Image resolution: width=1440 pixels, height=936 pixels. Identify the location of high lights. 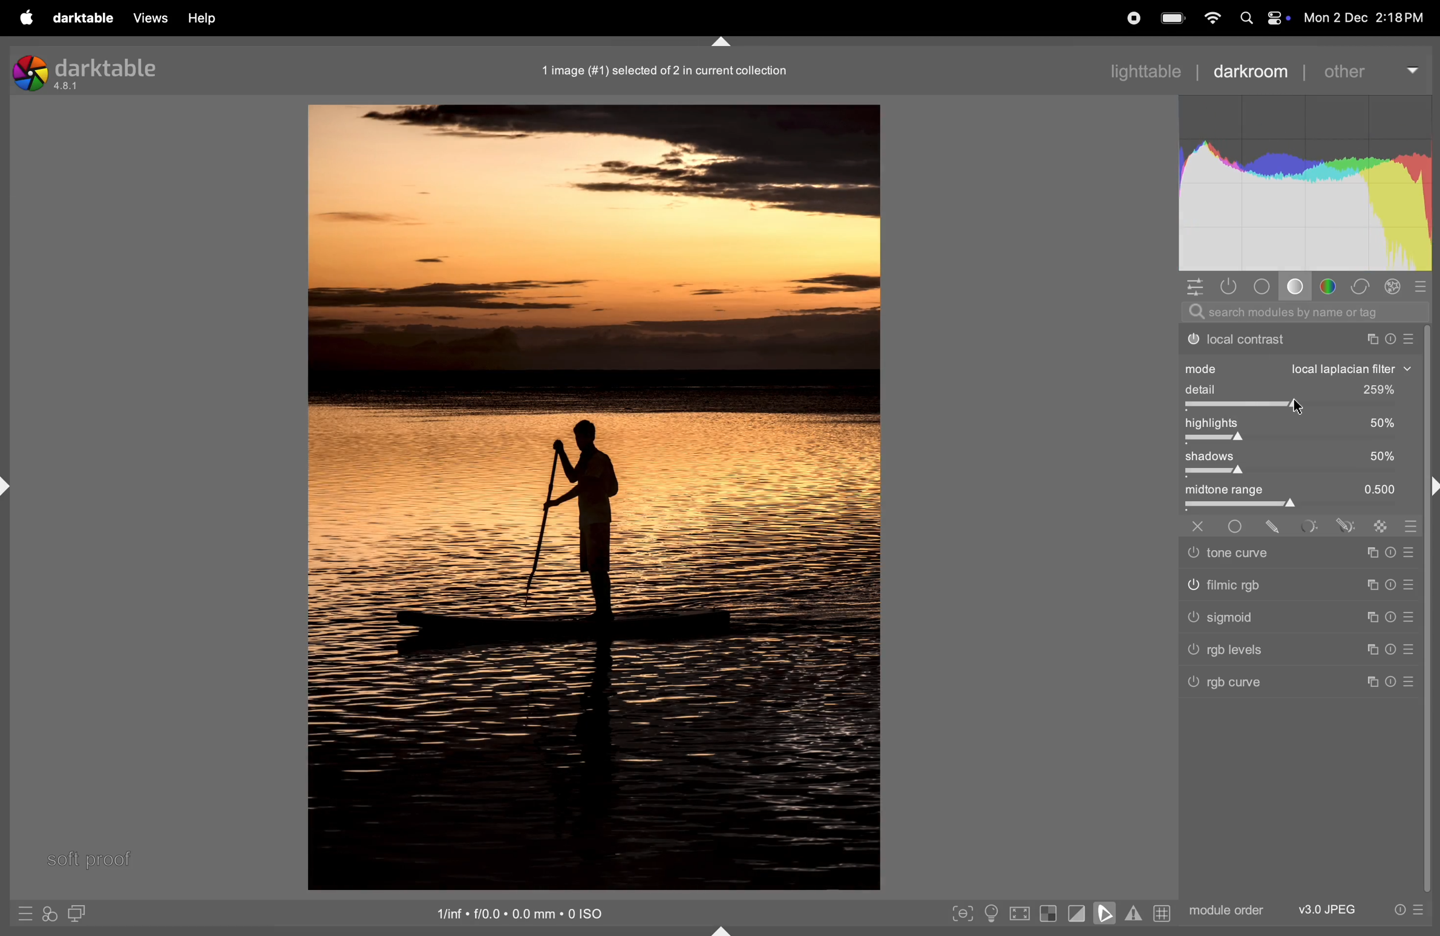
(1301, 424).